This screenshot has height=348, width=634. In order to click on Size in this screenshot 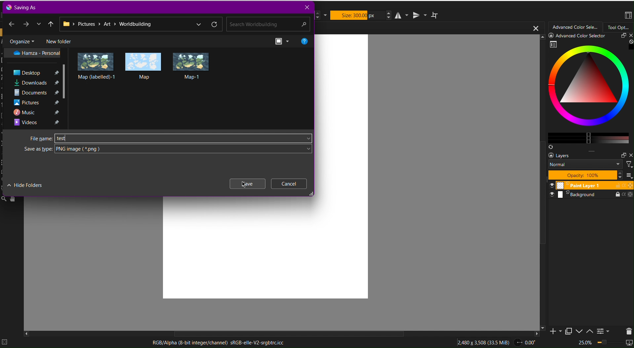, I will do `click(358, 15)`.